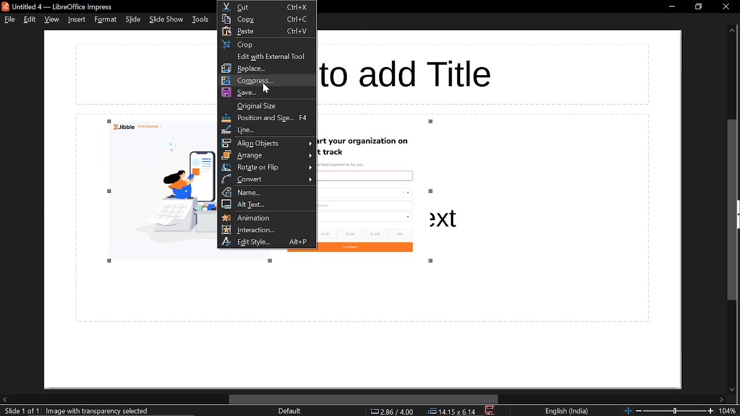 The width and height of the screenshot is (740, 416). Describe the element at coordinates (267, 44) in the screenshot. I see `crop` at that location.